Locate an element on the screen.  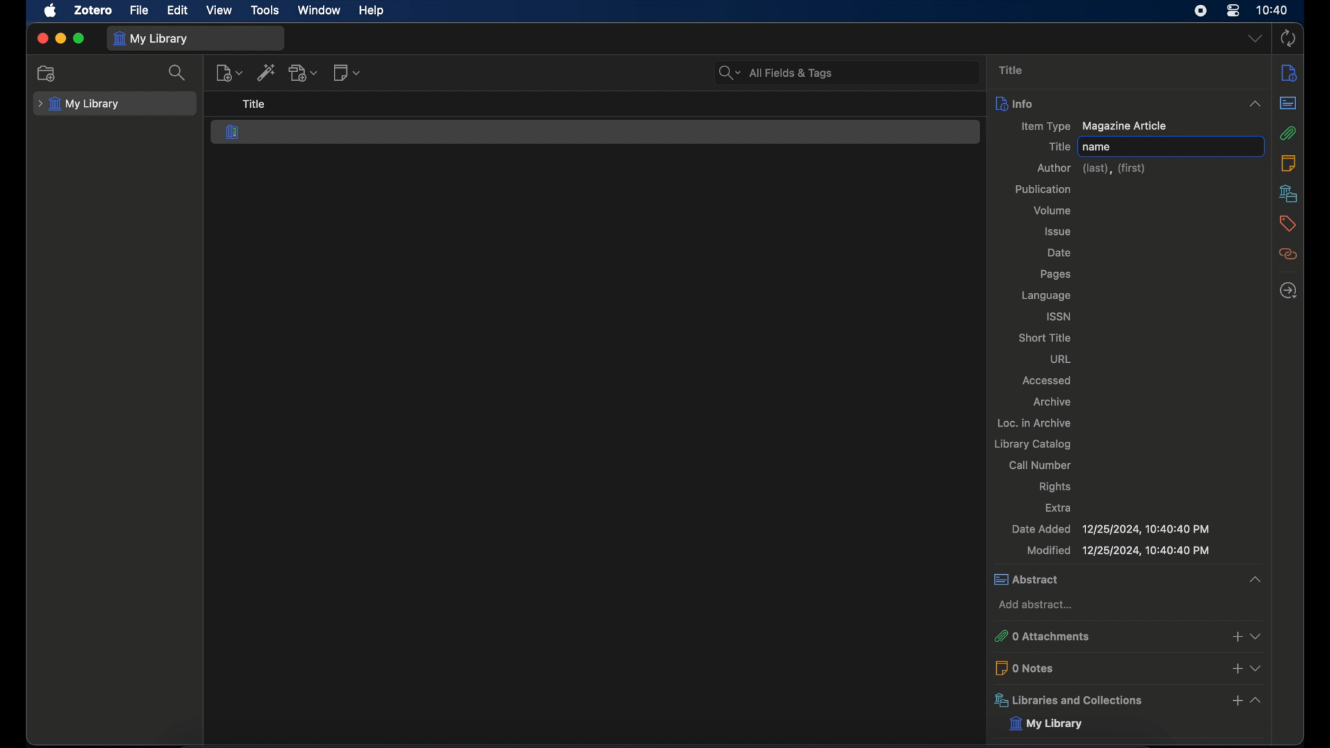
search is located at coordinates (178, 73).